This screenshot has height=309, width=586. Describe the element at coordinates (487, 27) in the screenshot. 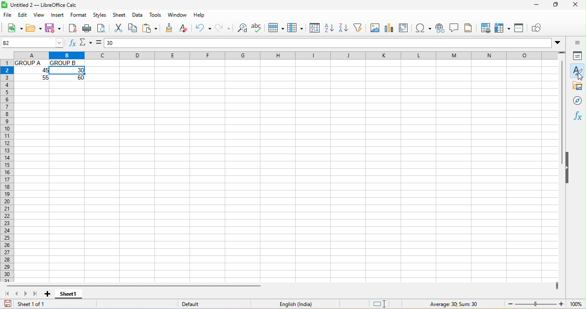

I see `print area` at that location.